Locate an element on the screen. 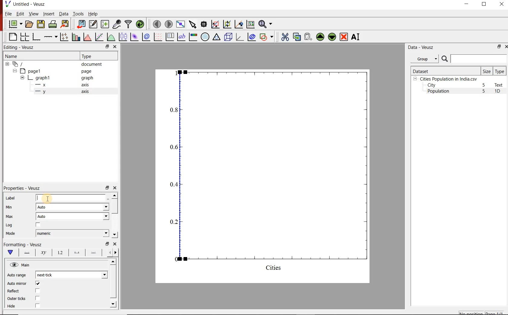 The width and height of the screenshot is (508, 315). arrange graphs in a grid is located at coordinates (24, 37).